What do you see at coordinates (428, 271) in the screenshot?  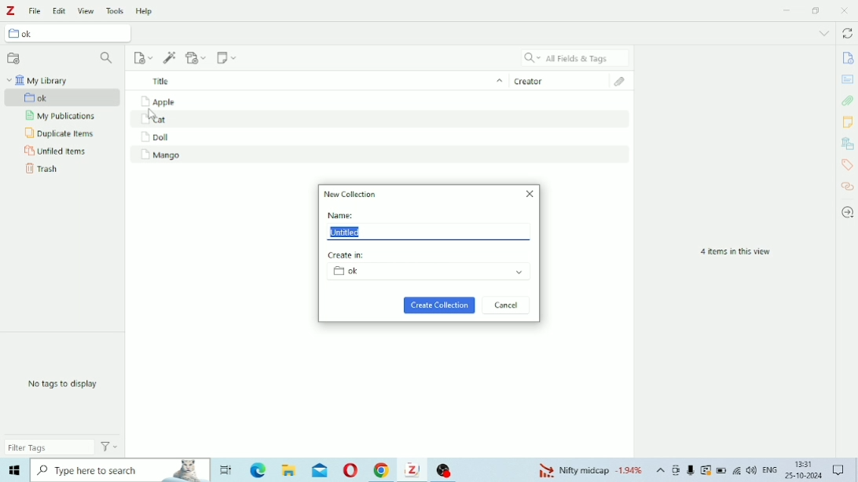 I see `ok` at bounding box center [428, 271].